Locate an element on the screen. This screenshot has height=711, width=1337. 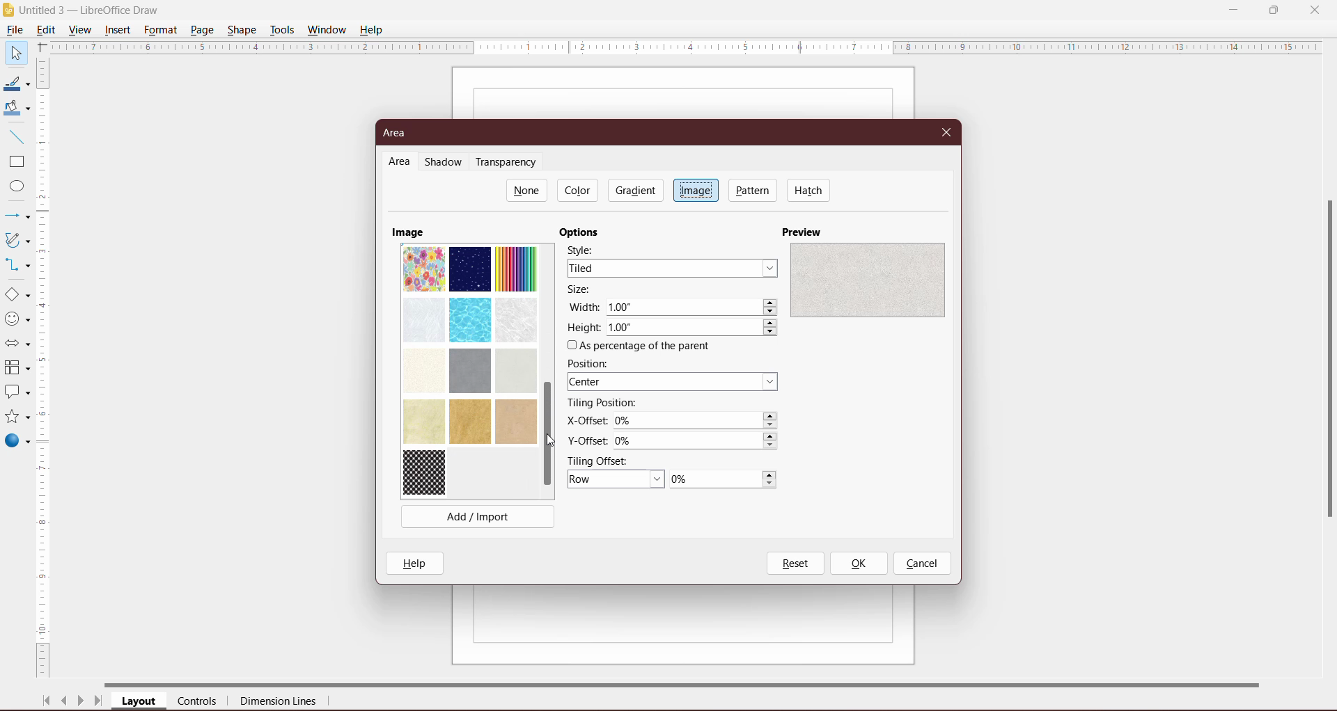
Lines and Arrows is located at coordinates (16, 217).